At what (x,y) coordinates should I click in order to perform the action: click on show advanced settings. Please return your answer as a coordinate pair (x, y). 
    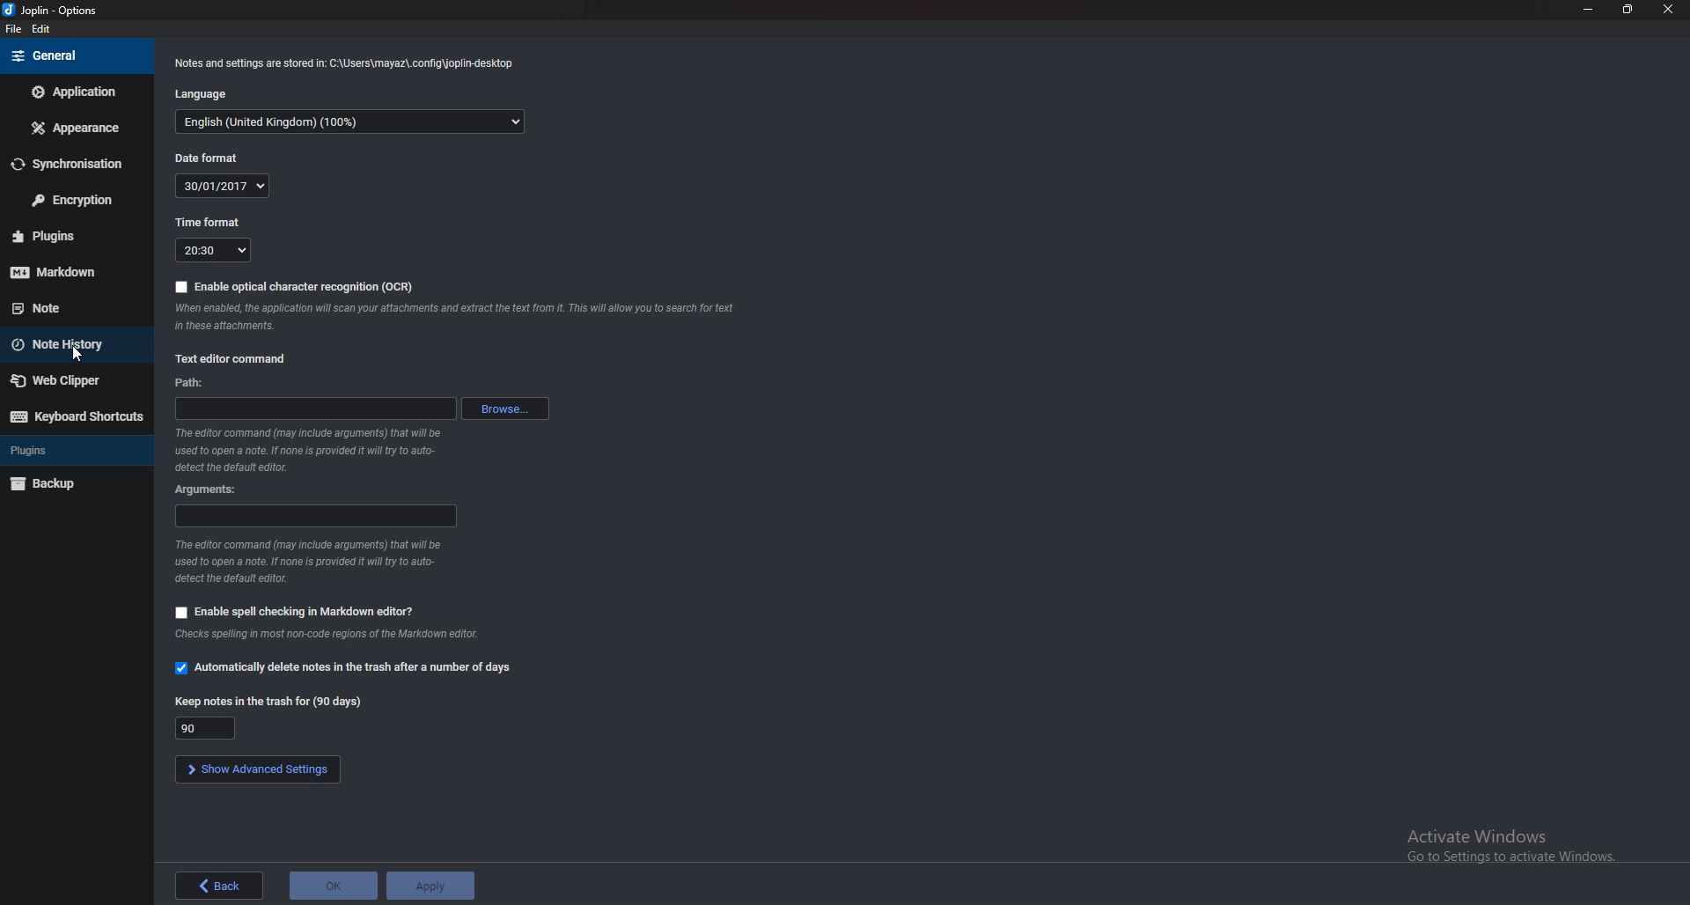
    Looking at the image, I should click on (259, 770).